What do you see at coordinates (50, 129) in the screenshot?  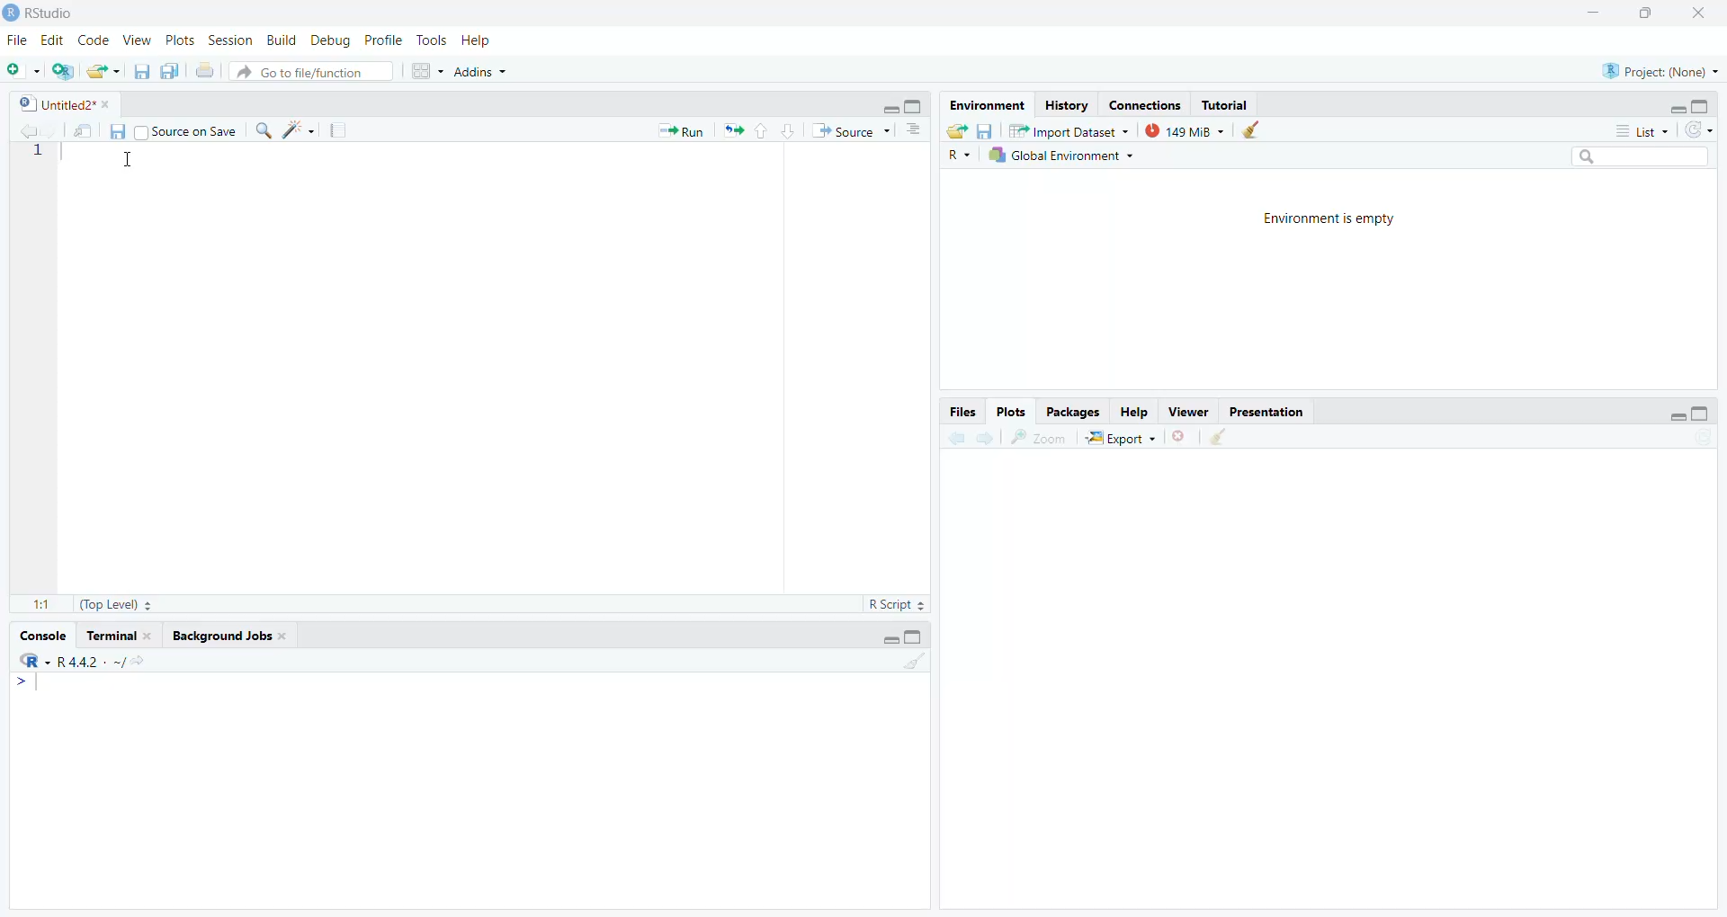 I see `Go forward to the next source location (Ctrl + F10)` at bounding box center [50, 129].